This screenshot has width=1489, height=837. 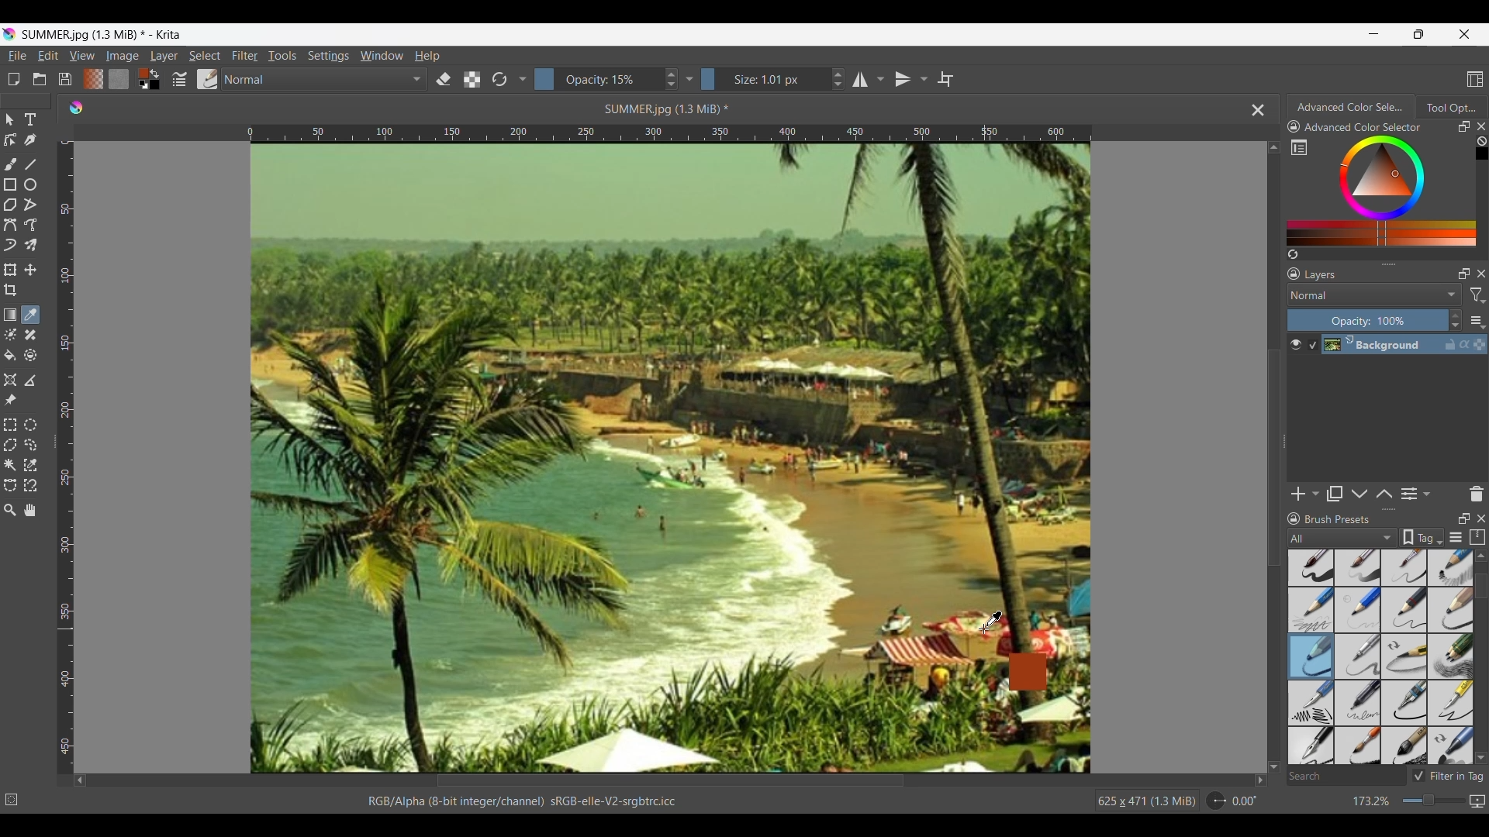 I want to click on Tool options, so click(x=1451, y=107).